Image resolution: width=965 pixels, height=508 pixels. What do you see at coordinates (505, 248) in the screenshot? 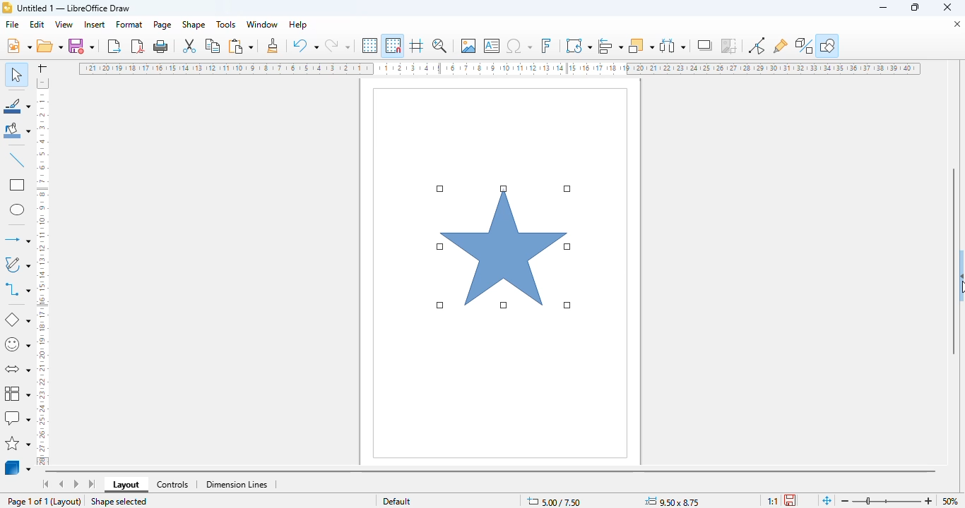
I see `star selected` at bounding box center [505, 248].